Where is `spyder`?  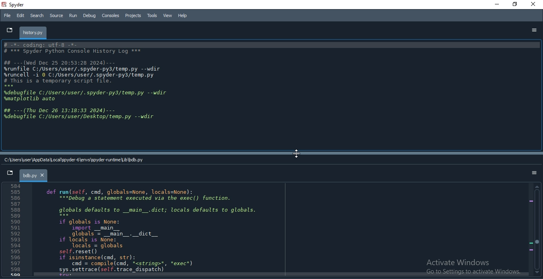 spyder is located at coordinates (20, 4).